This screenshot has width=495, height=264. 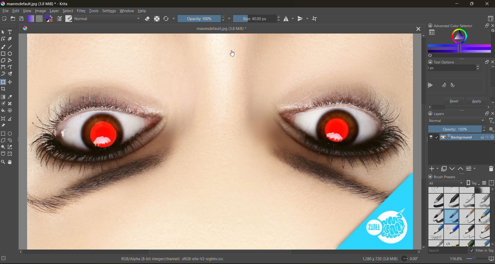 I want to click on tool, so click(x=11, y=32).